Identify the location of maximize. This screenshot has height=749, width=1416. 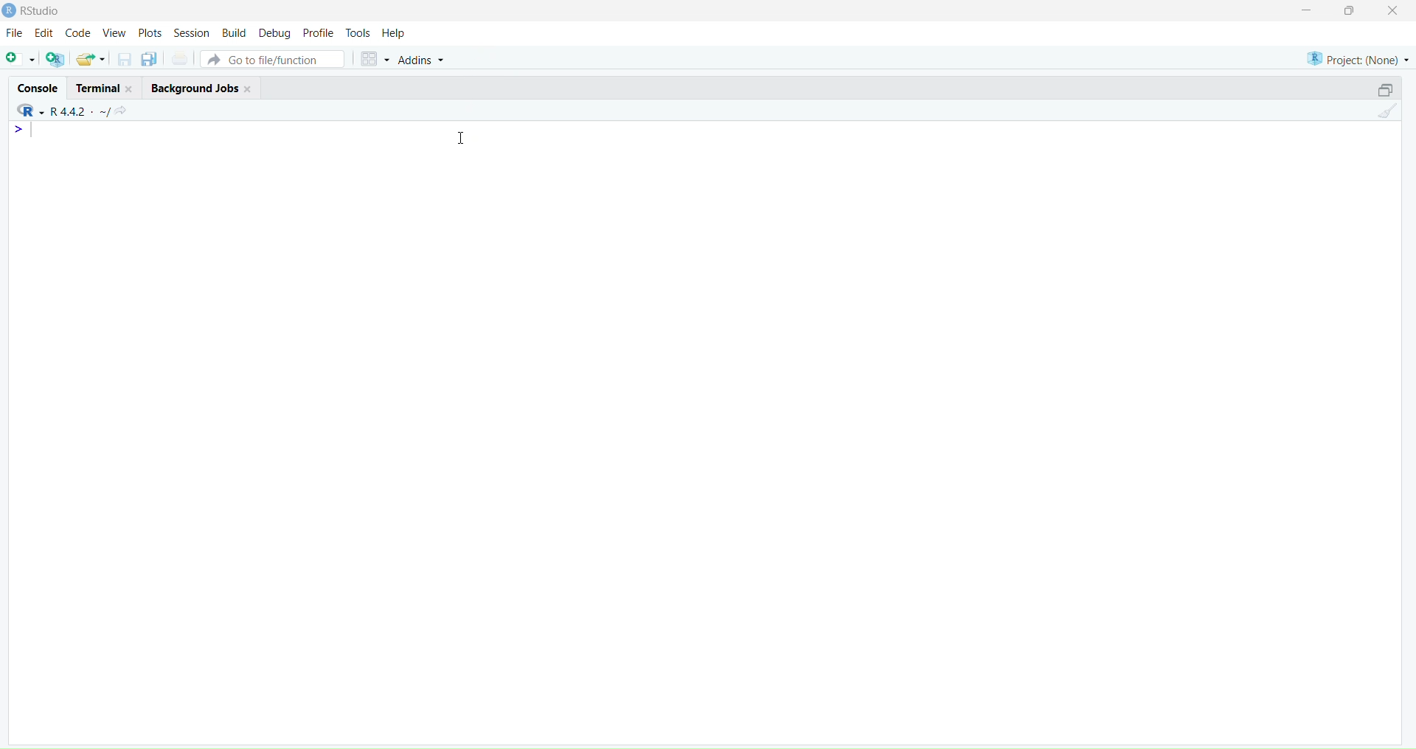
(1348, 12).